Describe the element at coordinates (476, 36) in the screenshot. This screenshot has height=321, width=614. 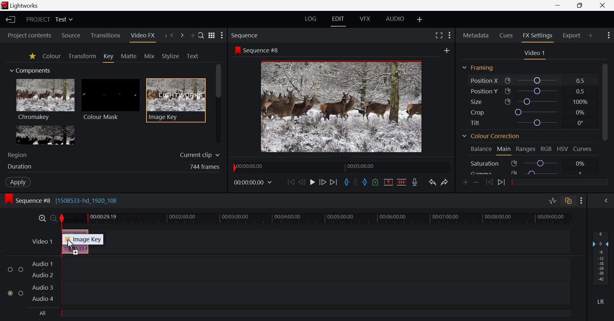
I see `Metadata` at that location.